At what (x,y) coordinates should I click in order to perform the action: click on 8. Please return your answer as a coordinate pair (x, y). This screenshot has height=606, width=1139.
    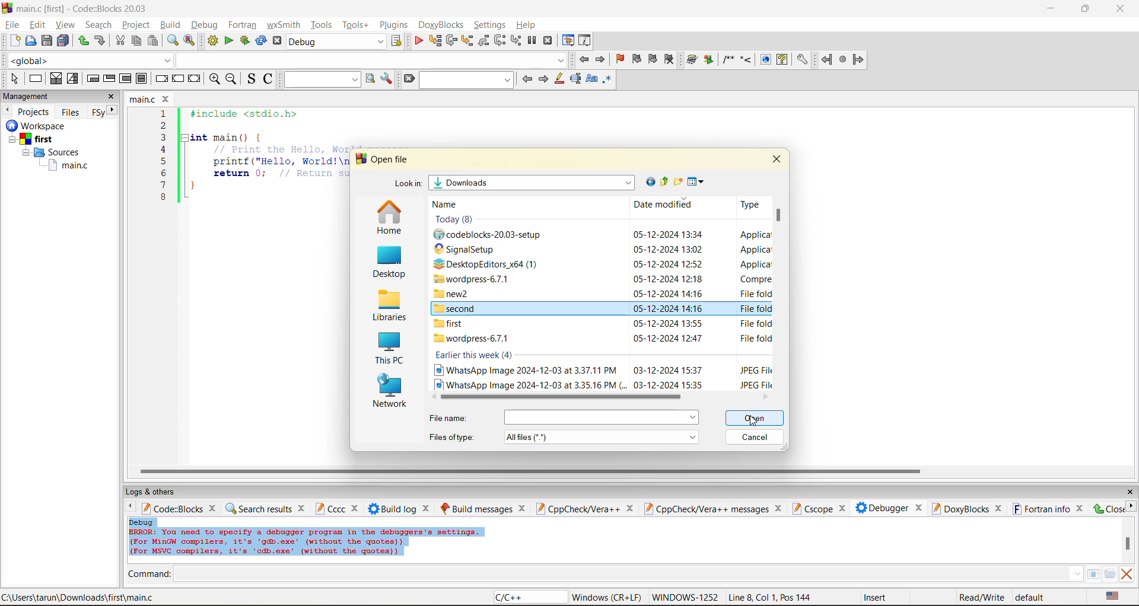
    Looking at the image, I should click on (163, 197).